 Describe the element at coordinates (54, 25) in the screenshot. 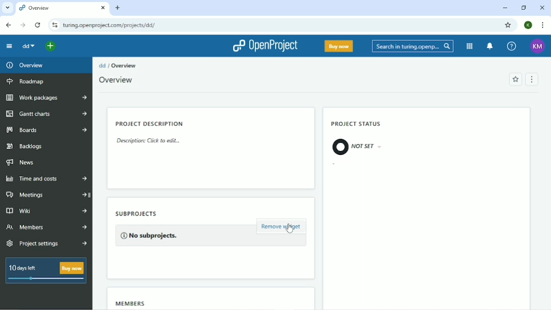

I see `View site information` at that location.